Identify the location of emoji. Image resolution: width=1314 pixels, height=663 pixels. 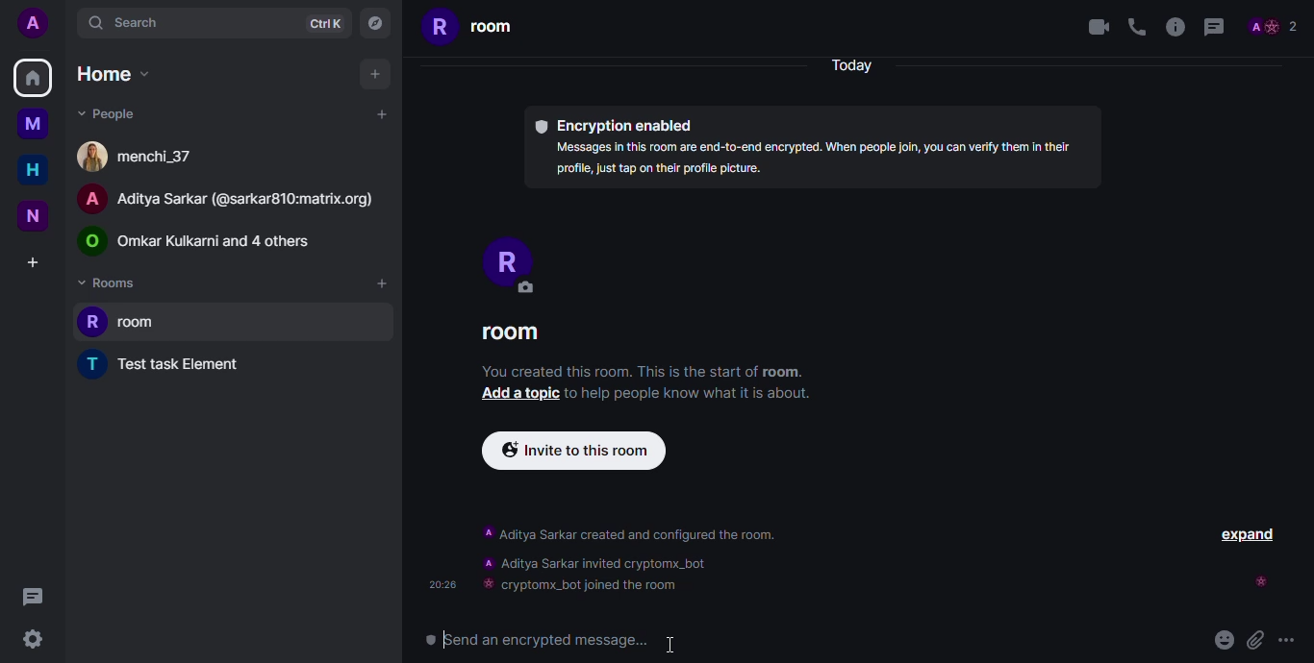
(1220, 642).